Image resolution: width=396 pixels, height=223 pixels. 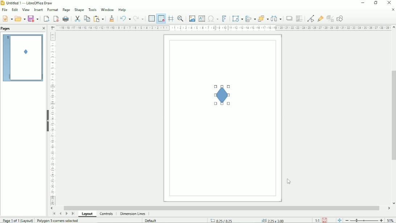 I want to click on Hide, so click(x=47, y=119).